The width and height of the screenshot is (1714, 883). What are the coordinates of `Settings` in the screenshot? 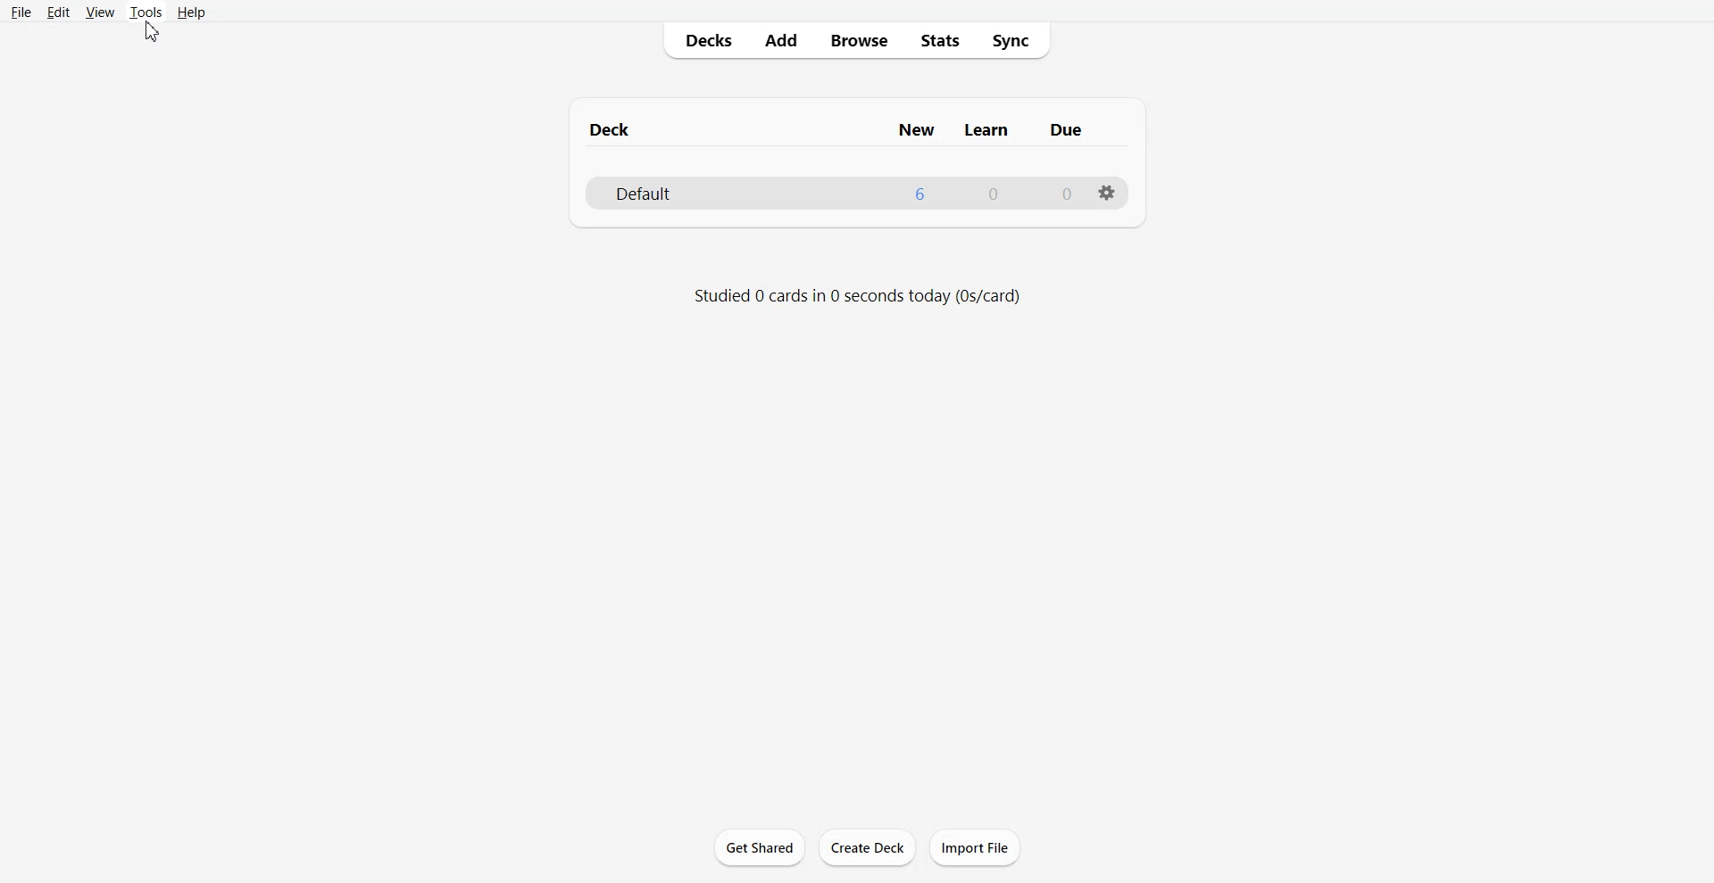 It's located at (1107, 193).